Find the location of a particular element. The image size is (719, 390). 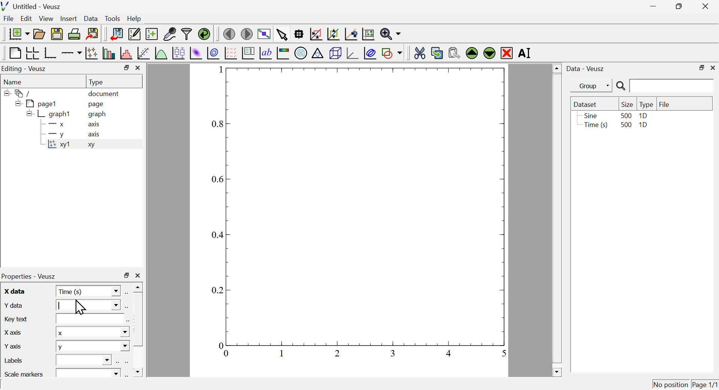

paste widget from the clipboard is located at coordinates (455, 52).